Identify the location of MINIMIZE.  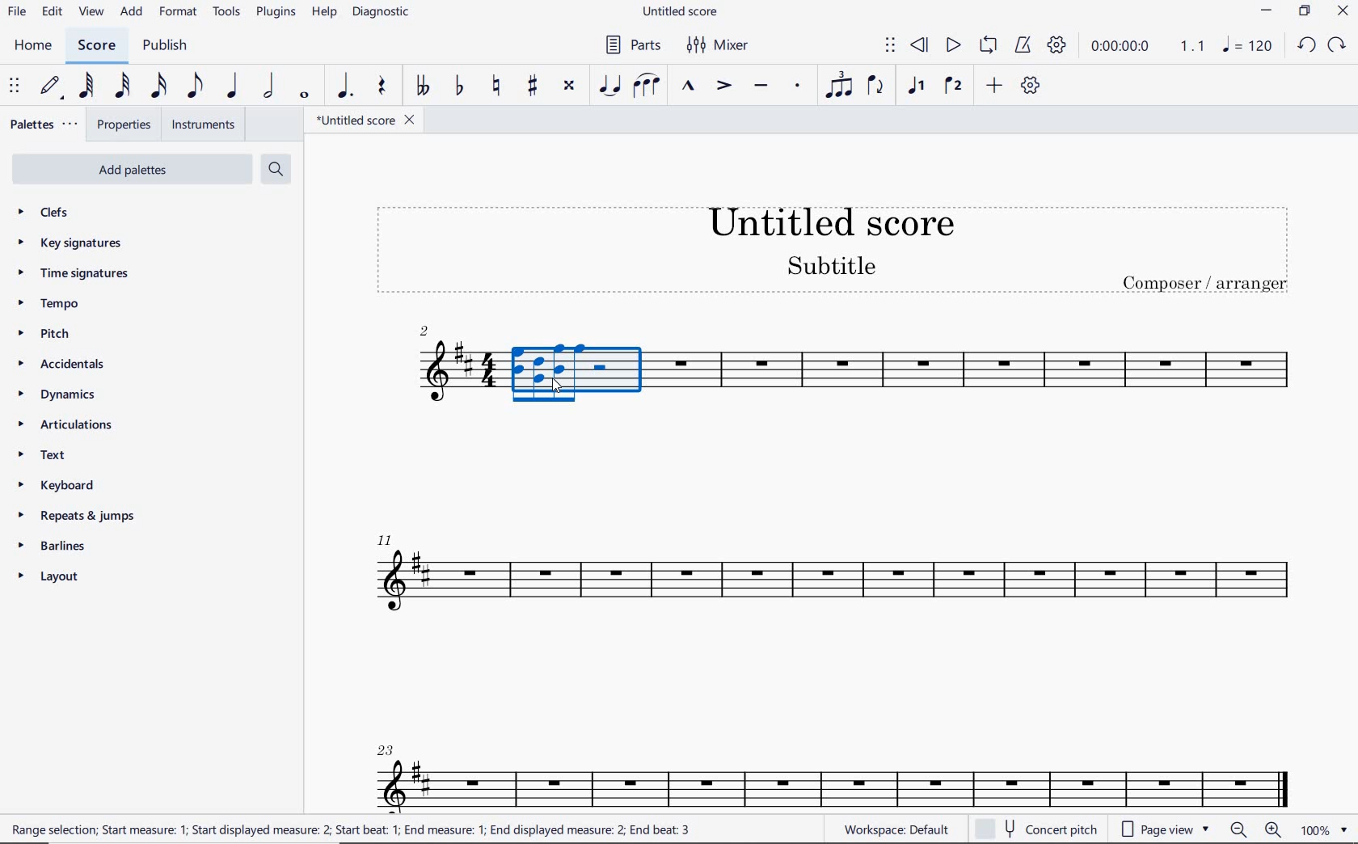
(1267, 13).